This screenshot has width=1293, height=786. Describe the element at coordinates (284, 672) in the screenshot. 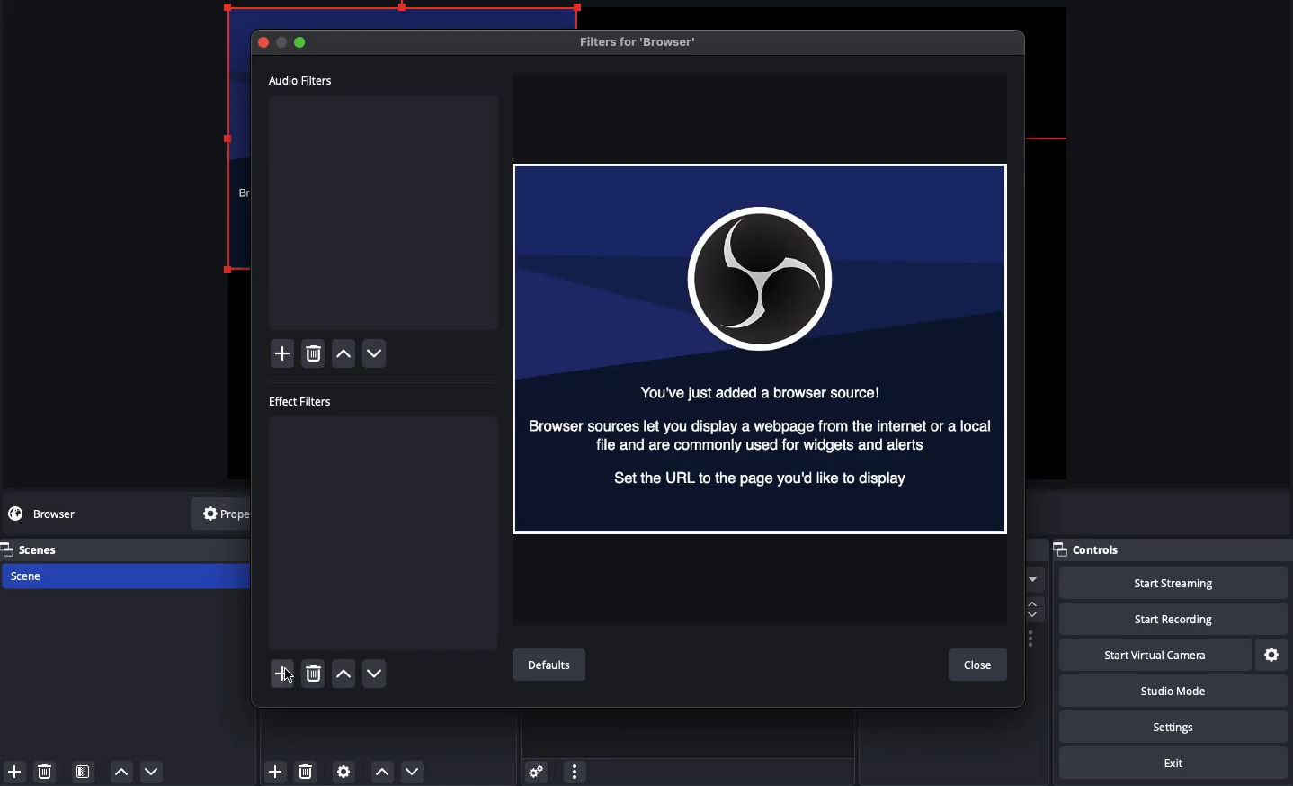

I see `Add` at that location.